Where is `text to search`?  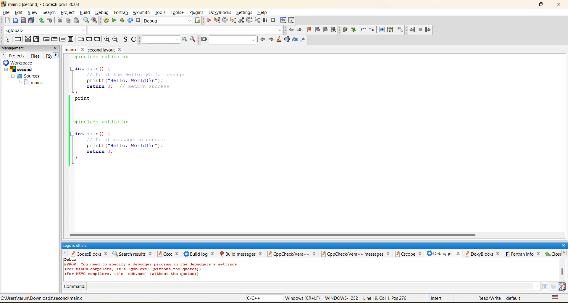
text to search is located at coordinates (160, 40).